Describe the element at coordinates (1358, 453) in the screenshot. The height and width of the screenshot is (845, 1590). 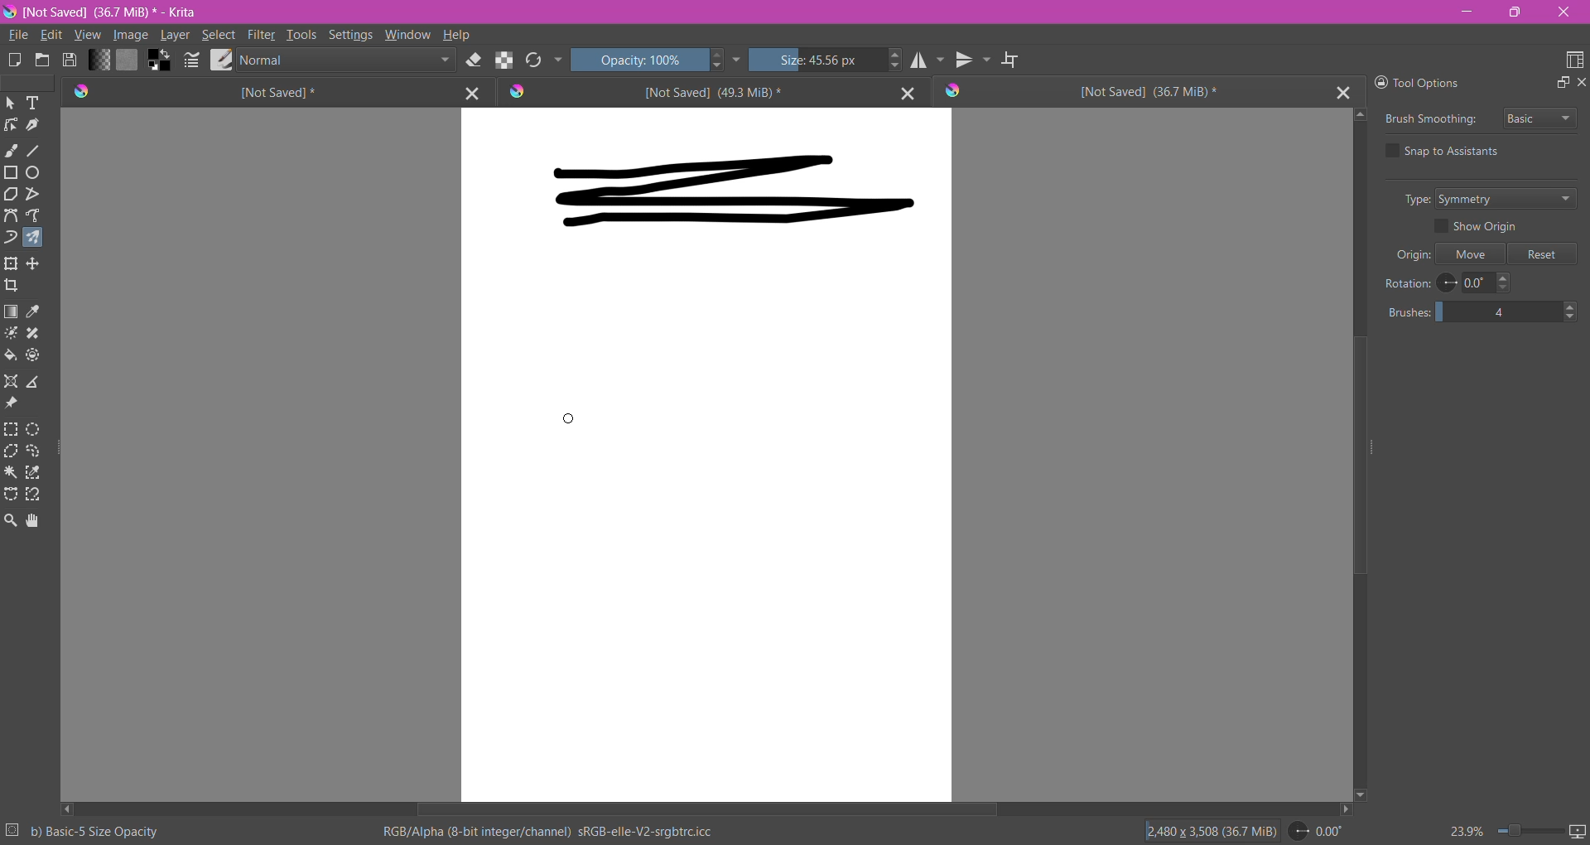
I see `Vertical Scroll Bar` at that location.